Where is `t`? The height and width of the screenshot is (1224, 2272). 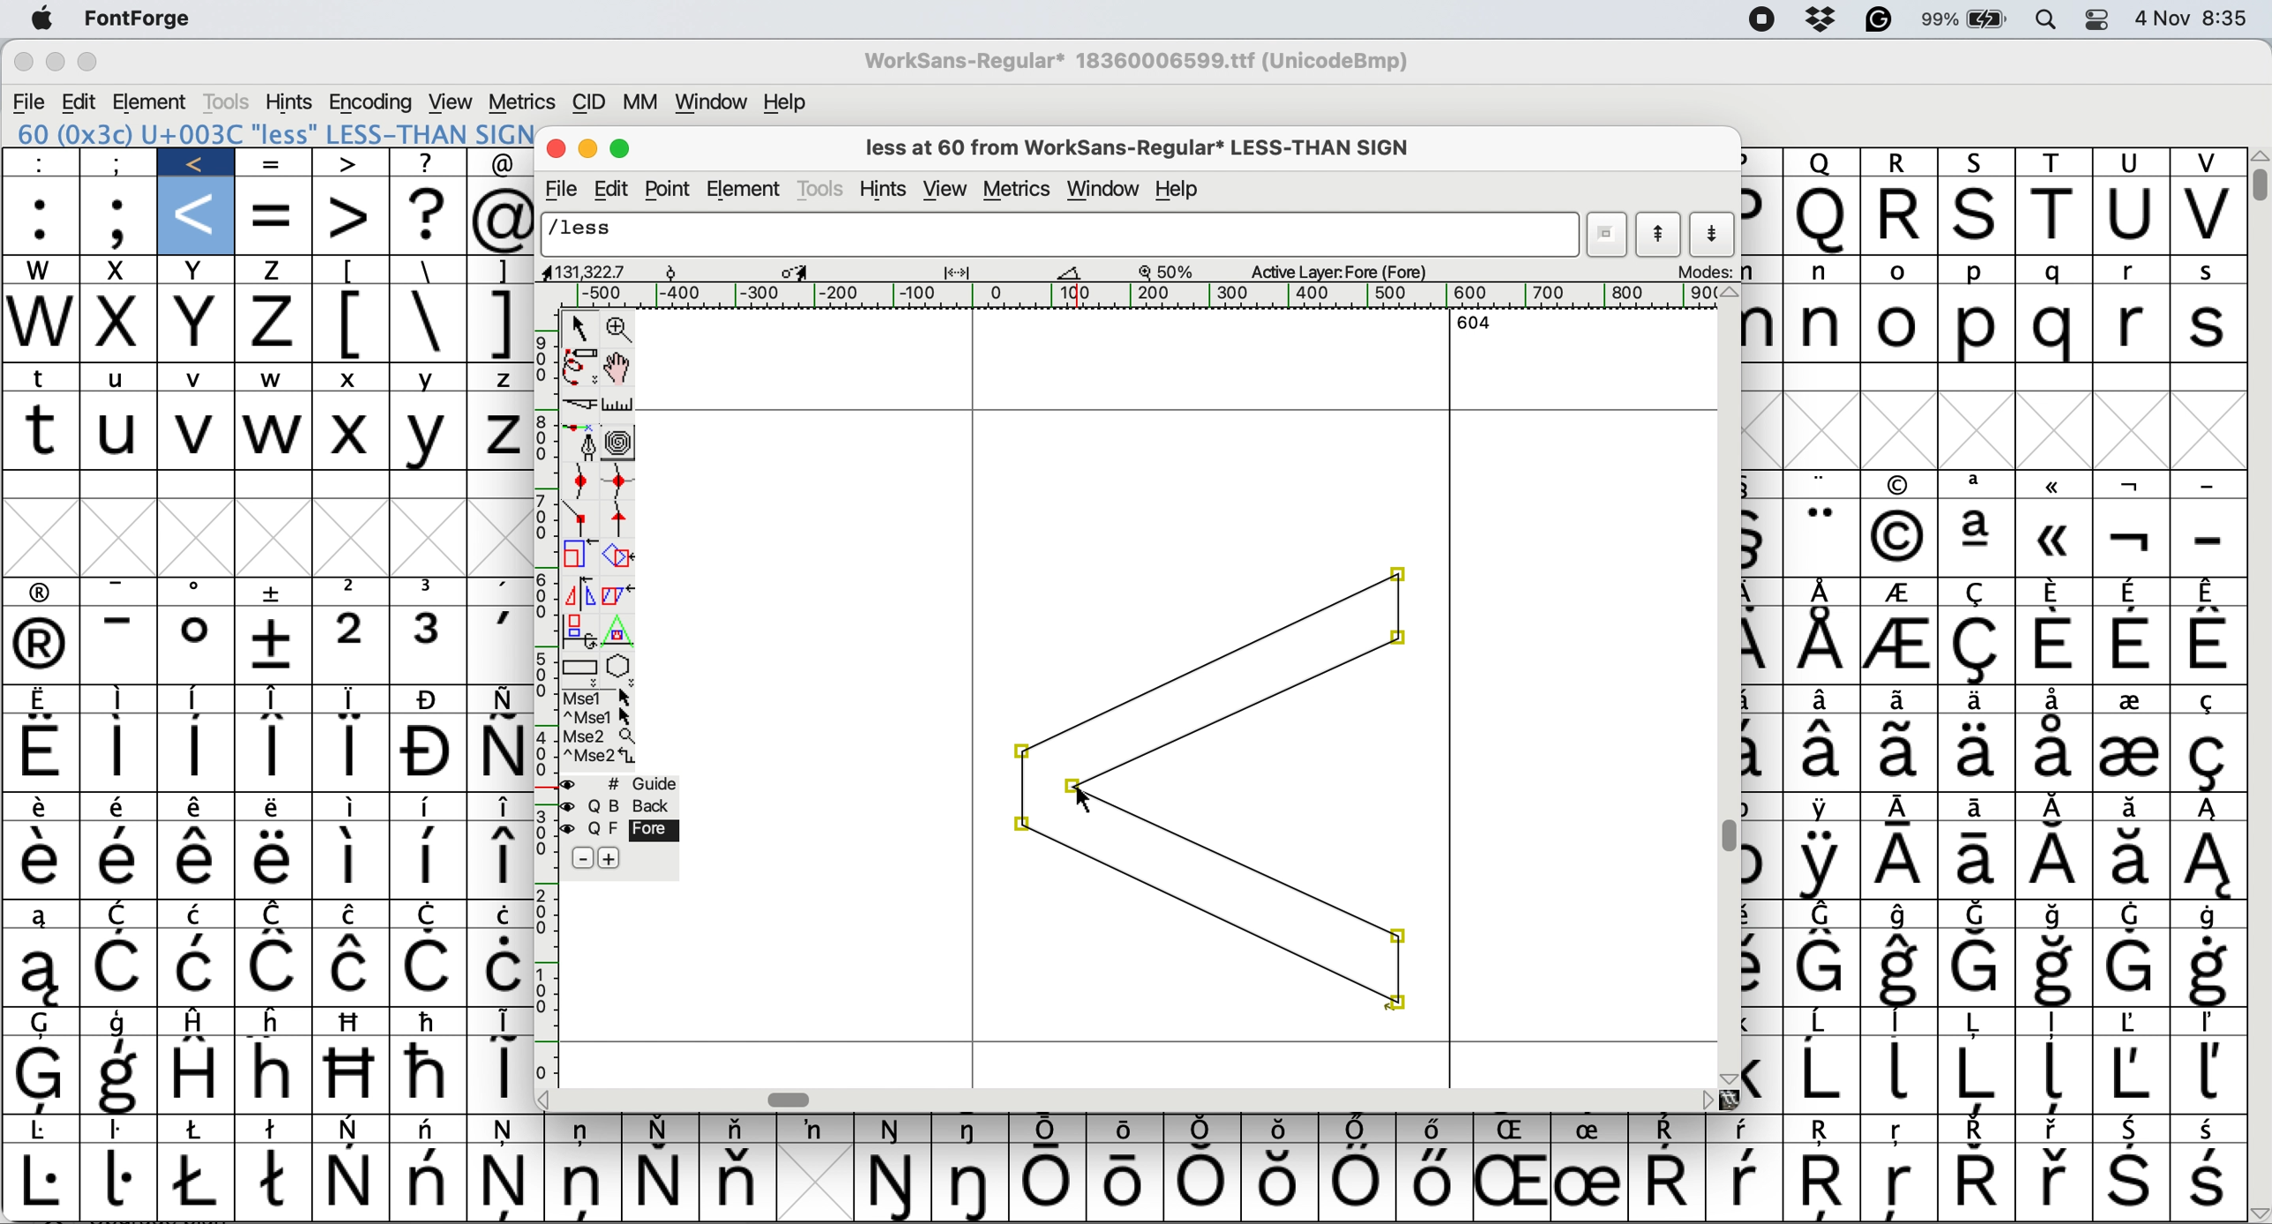 t is located at coordinates (2057, 162).